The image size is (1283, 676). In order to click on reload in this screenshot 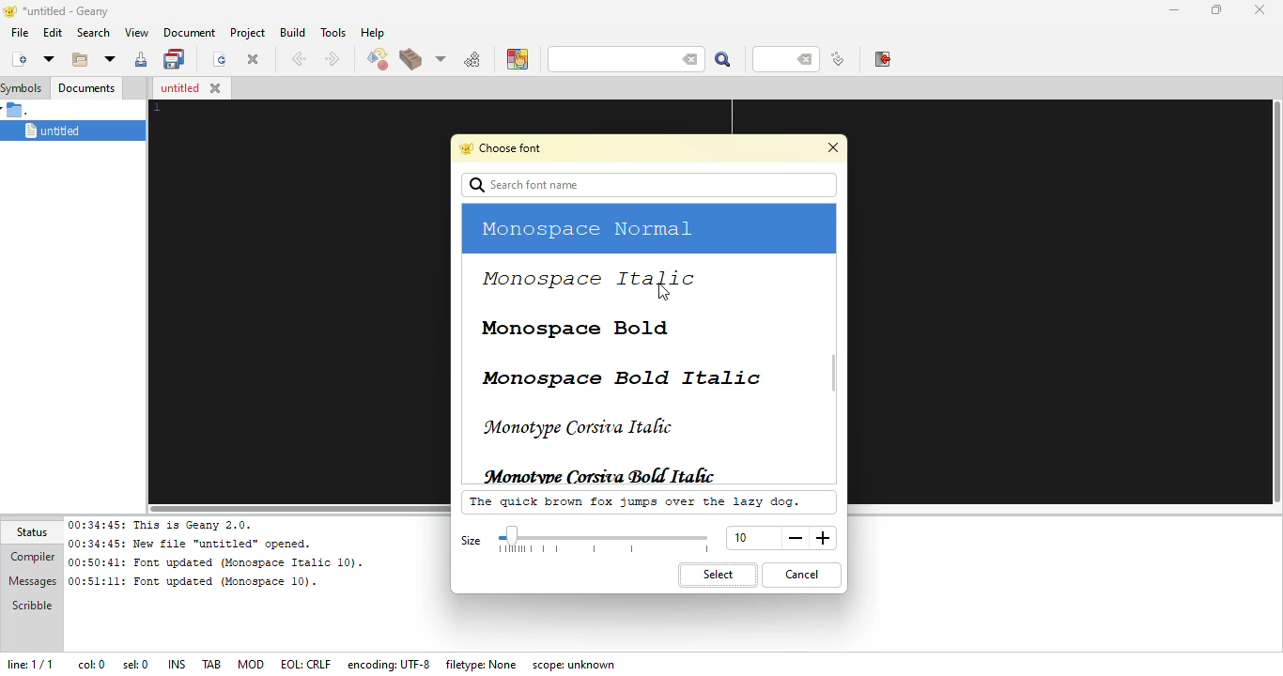, I will do `click(216, 59)`.